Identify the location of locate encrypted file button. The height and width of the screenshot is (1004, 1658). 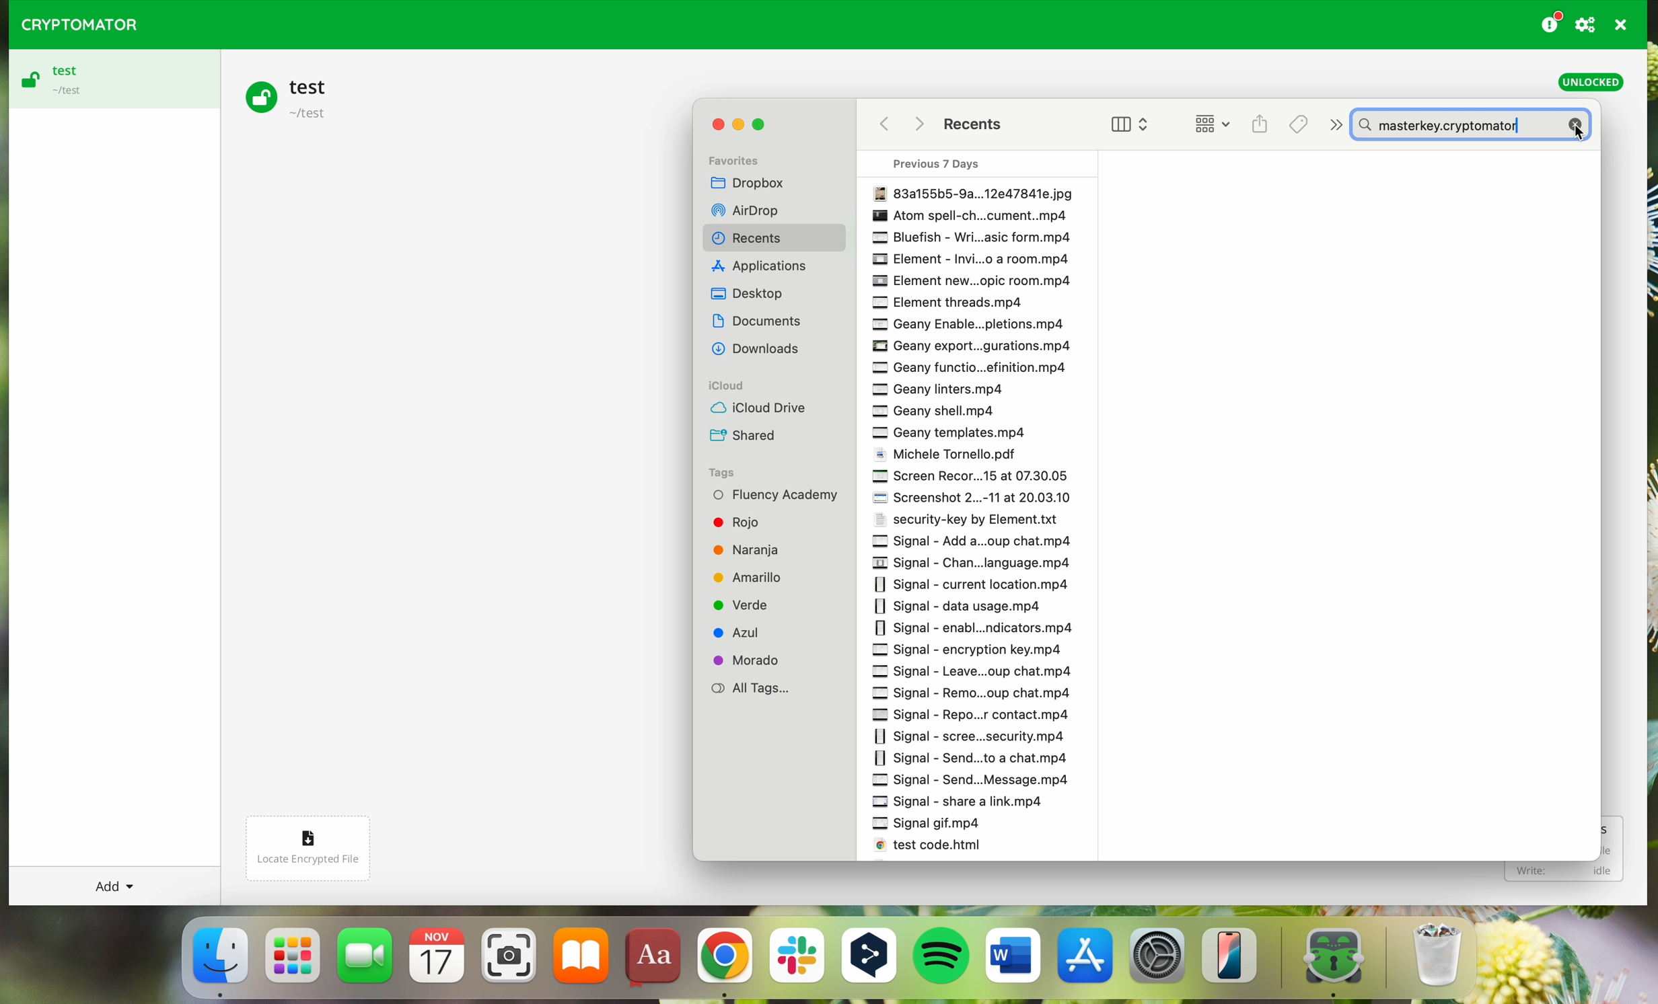
(320, 842).